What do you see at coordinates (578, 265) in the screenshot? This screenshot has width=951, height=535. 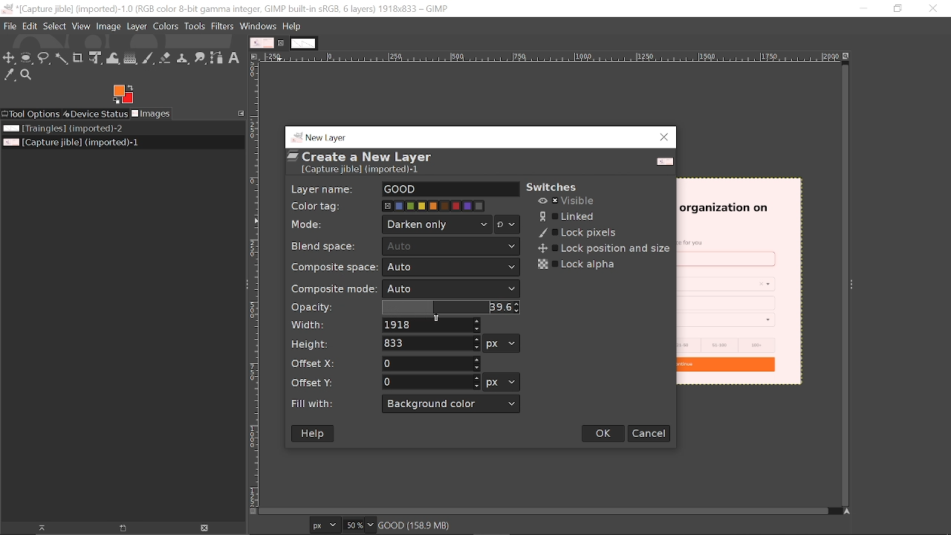 I see `Lock alpha` at bounding box center [578, 265].